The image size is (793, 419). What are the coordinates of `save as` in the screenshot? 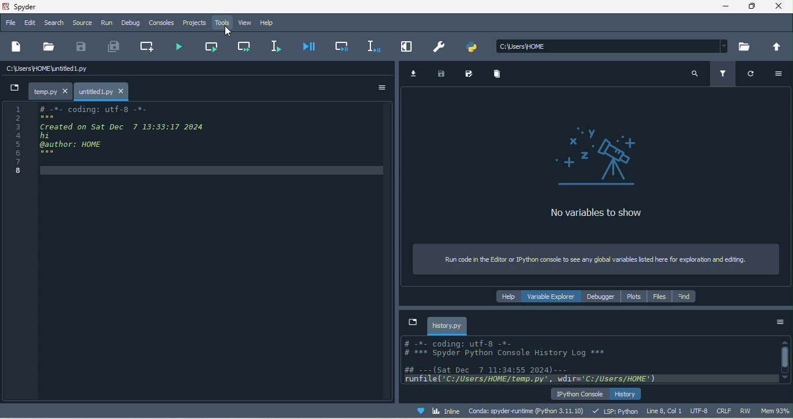 It's located at (473, 74).